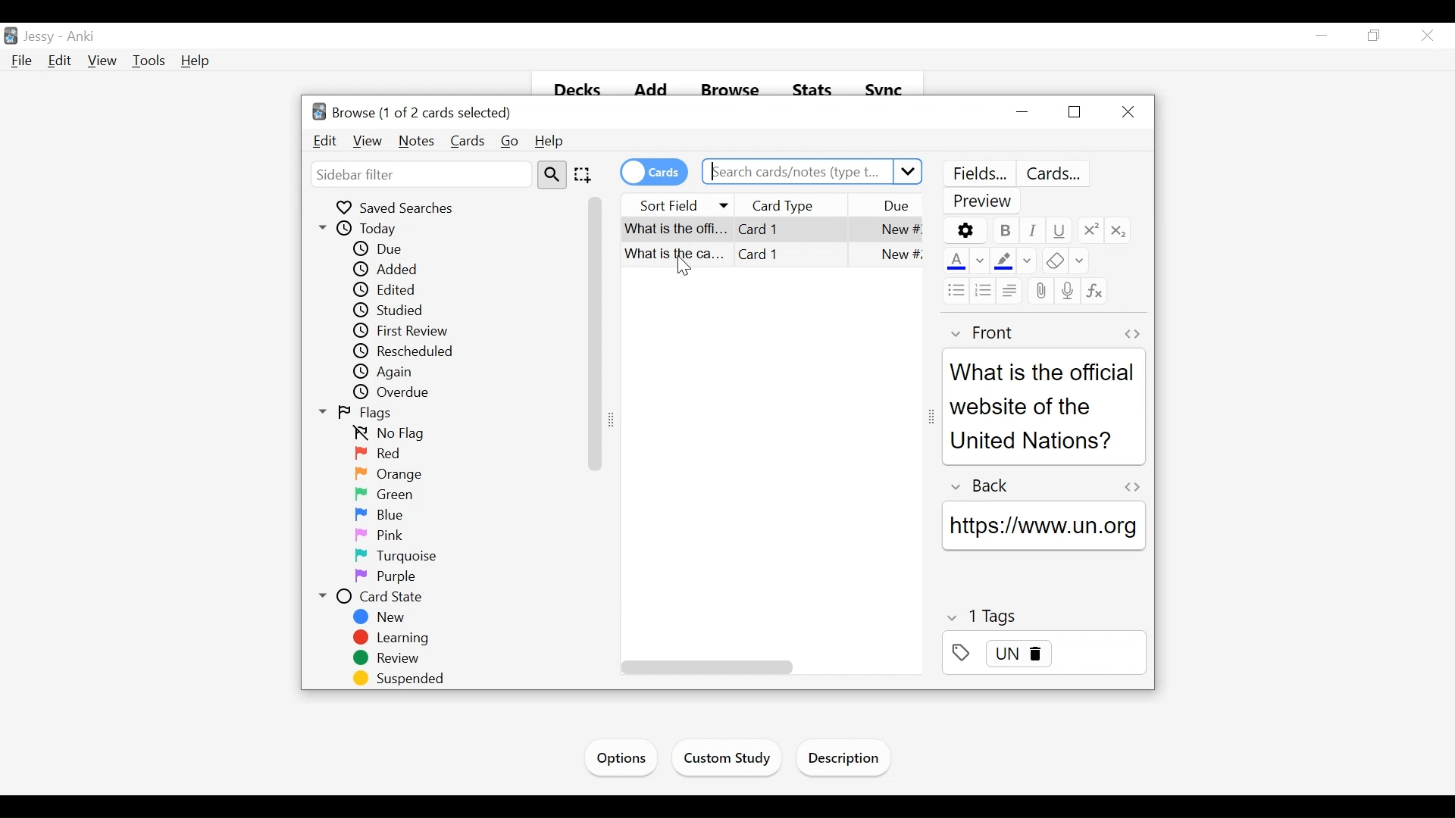  I want to click on Front Field, so click(1044, 405).